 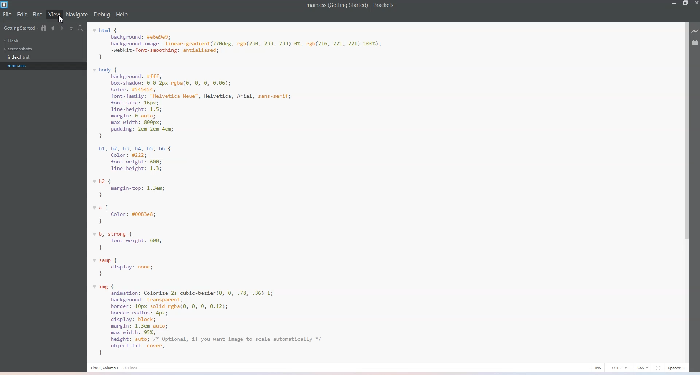 I want to click on Minimize, so click(x=673, y=4).